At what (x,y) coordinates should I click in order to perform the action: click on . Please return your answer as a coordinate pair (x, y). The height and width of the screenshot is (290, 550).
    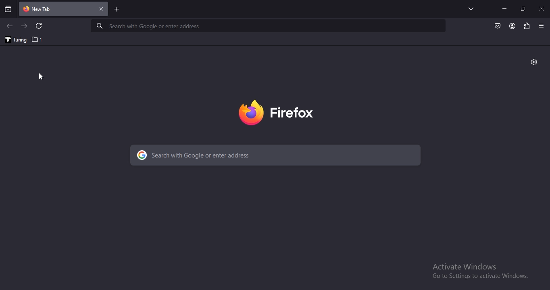
    Looking at the image, I should click on (498, 26).